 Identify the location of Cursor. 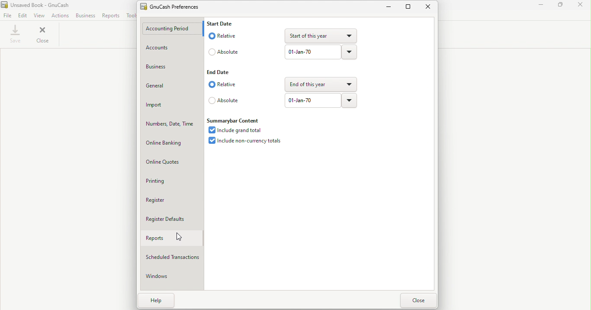
(180, 237).